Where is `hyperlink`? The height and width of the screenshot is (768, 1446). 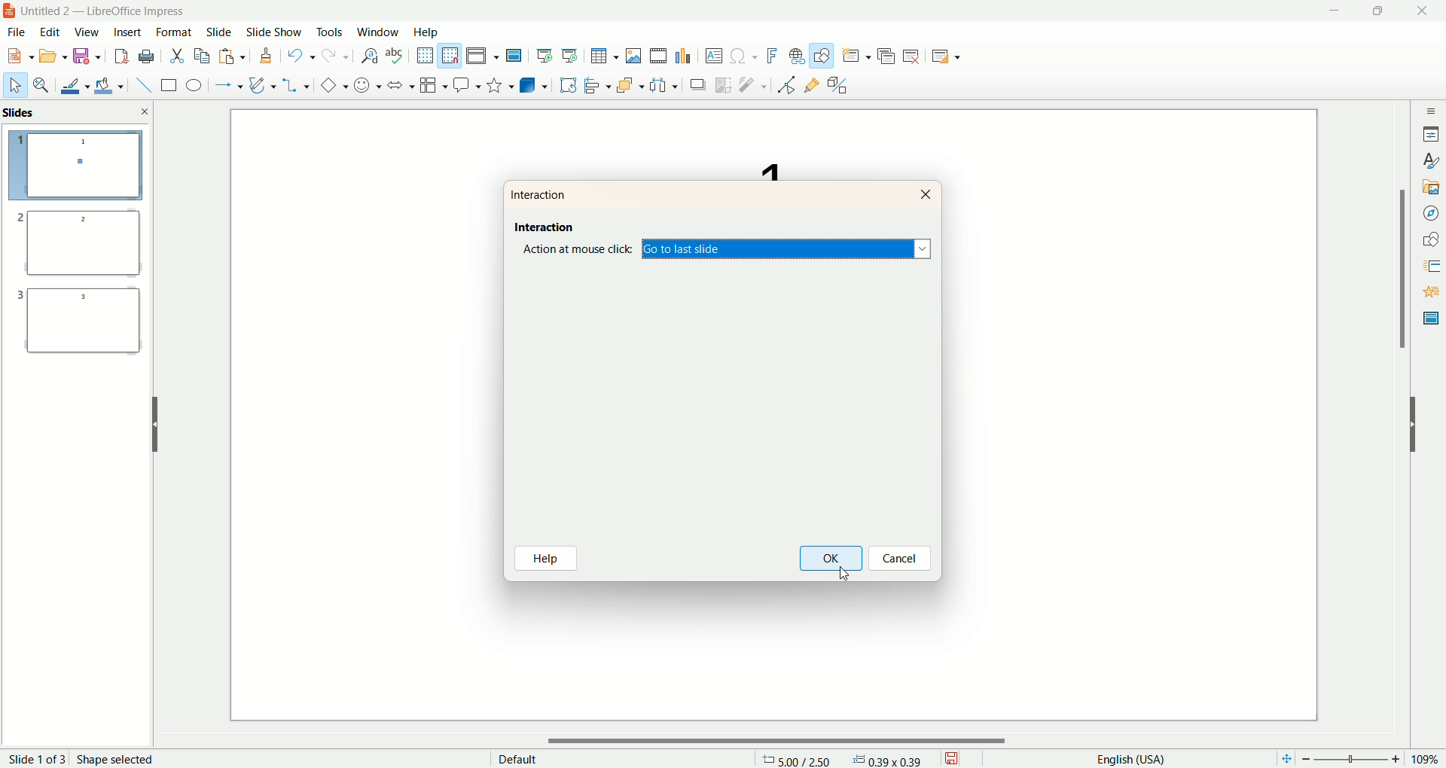
hyperlink is located at coordinates (794, 56).